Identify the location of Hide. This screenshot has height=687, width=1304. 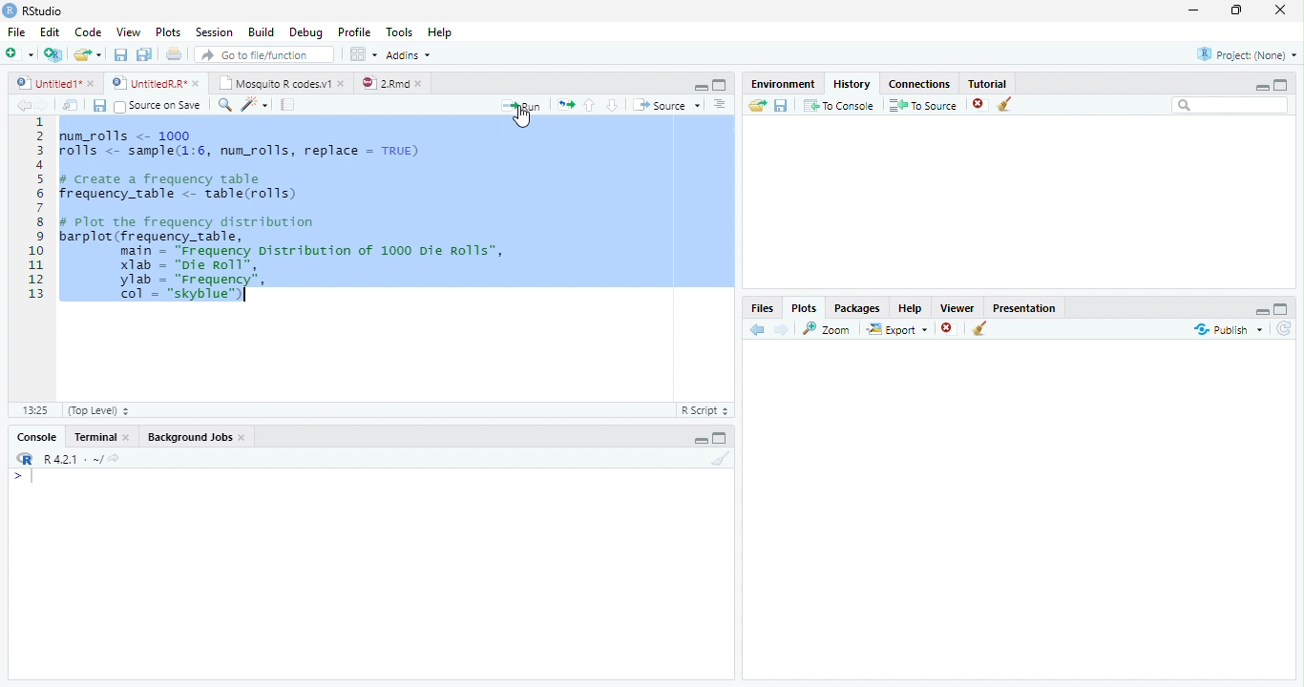
(1262, 312).